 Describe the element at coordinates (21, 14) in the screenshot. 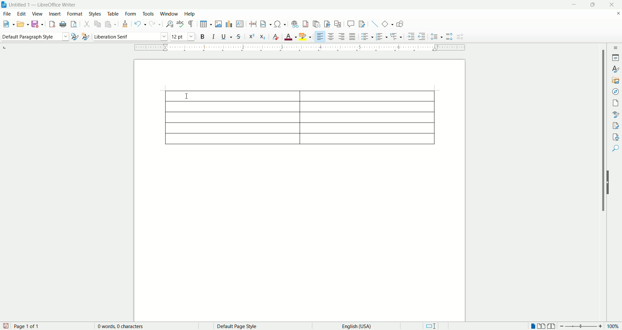

I see `edit` at that location.